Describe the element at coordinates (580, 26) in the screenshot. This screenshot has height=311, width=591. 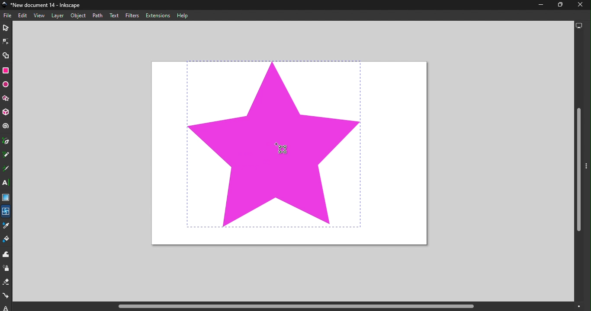
I see `Display options` at that location.